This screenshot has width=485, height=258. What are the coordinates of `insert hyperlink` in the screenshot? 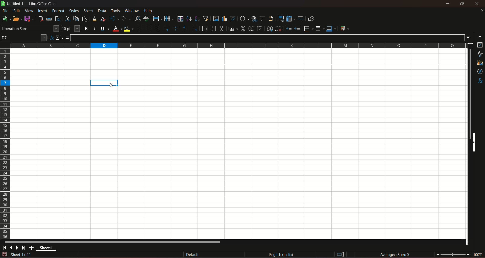 It's located at (253, 18).